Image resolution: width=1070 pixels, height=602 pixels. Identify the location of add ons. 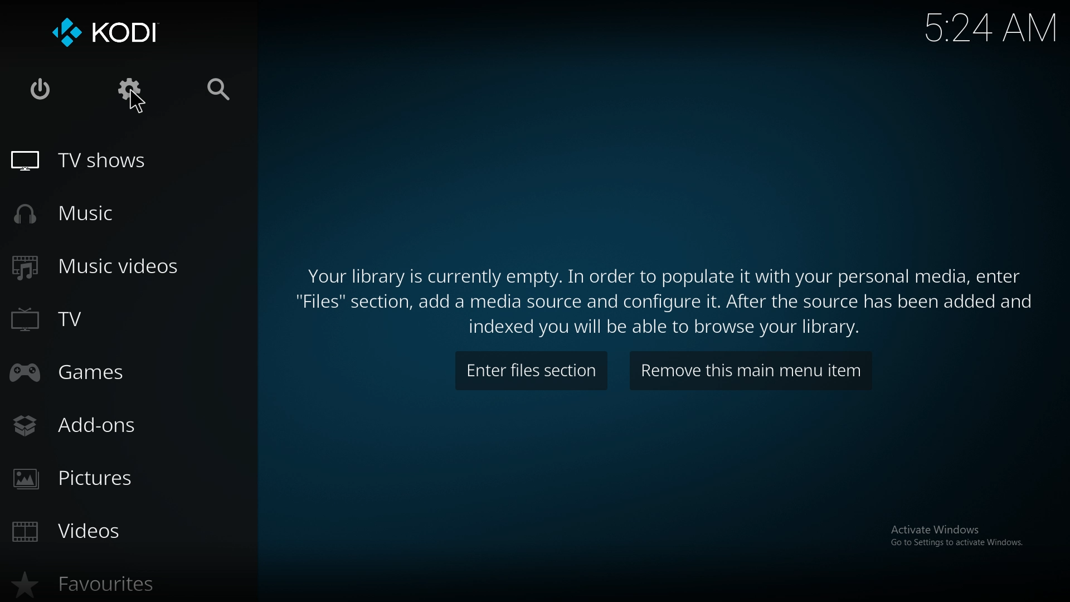
(87, 426).